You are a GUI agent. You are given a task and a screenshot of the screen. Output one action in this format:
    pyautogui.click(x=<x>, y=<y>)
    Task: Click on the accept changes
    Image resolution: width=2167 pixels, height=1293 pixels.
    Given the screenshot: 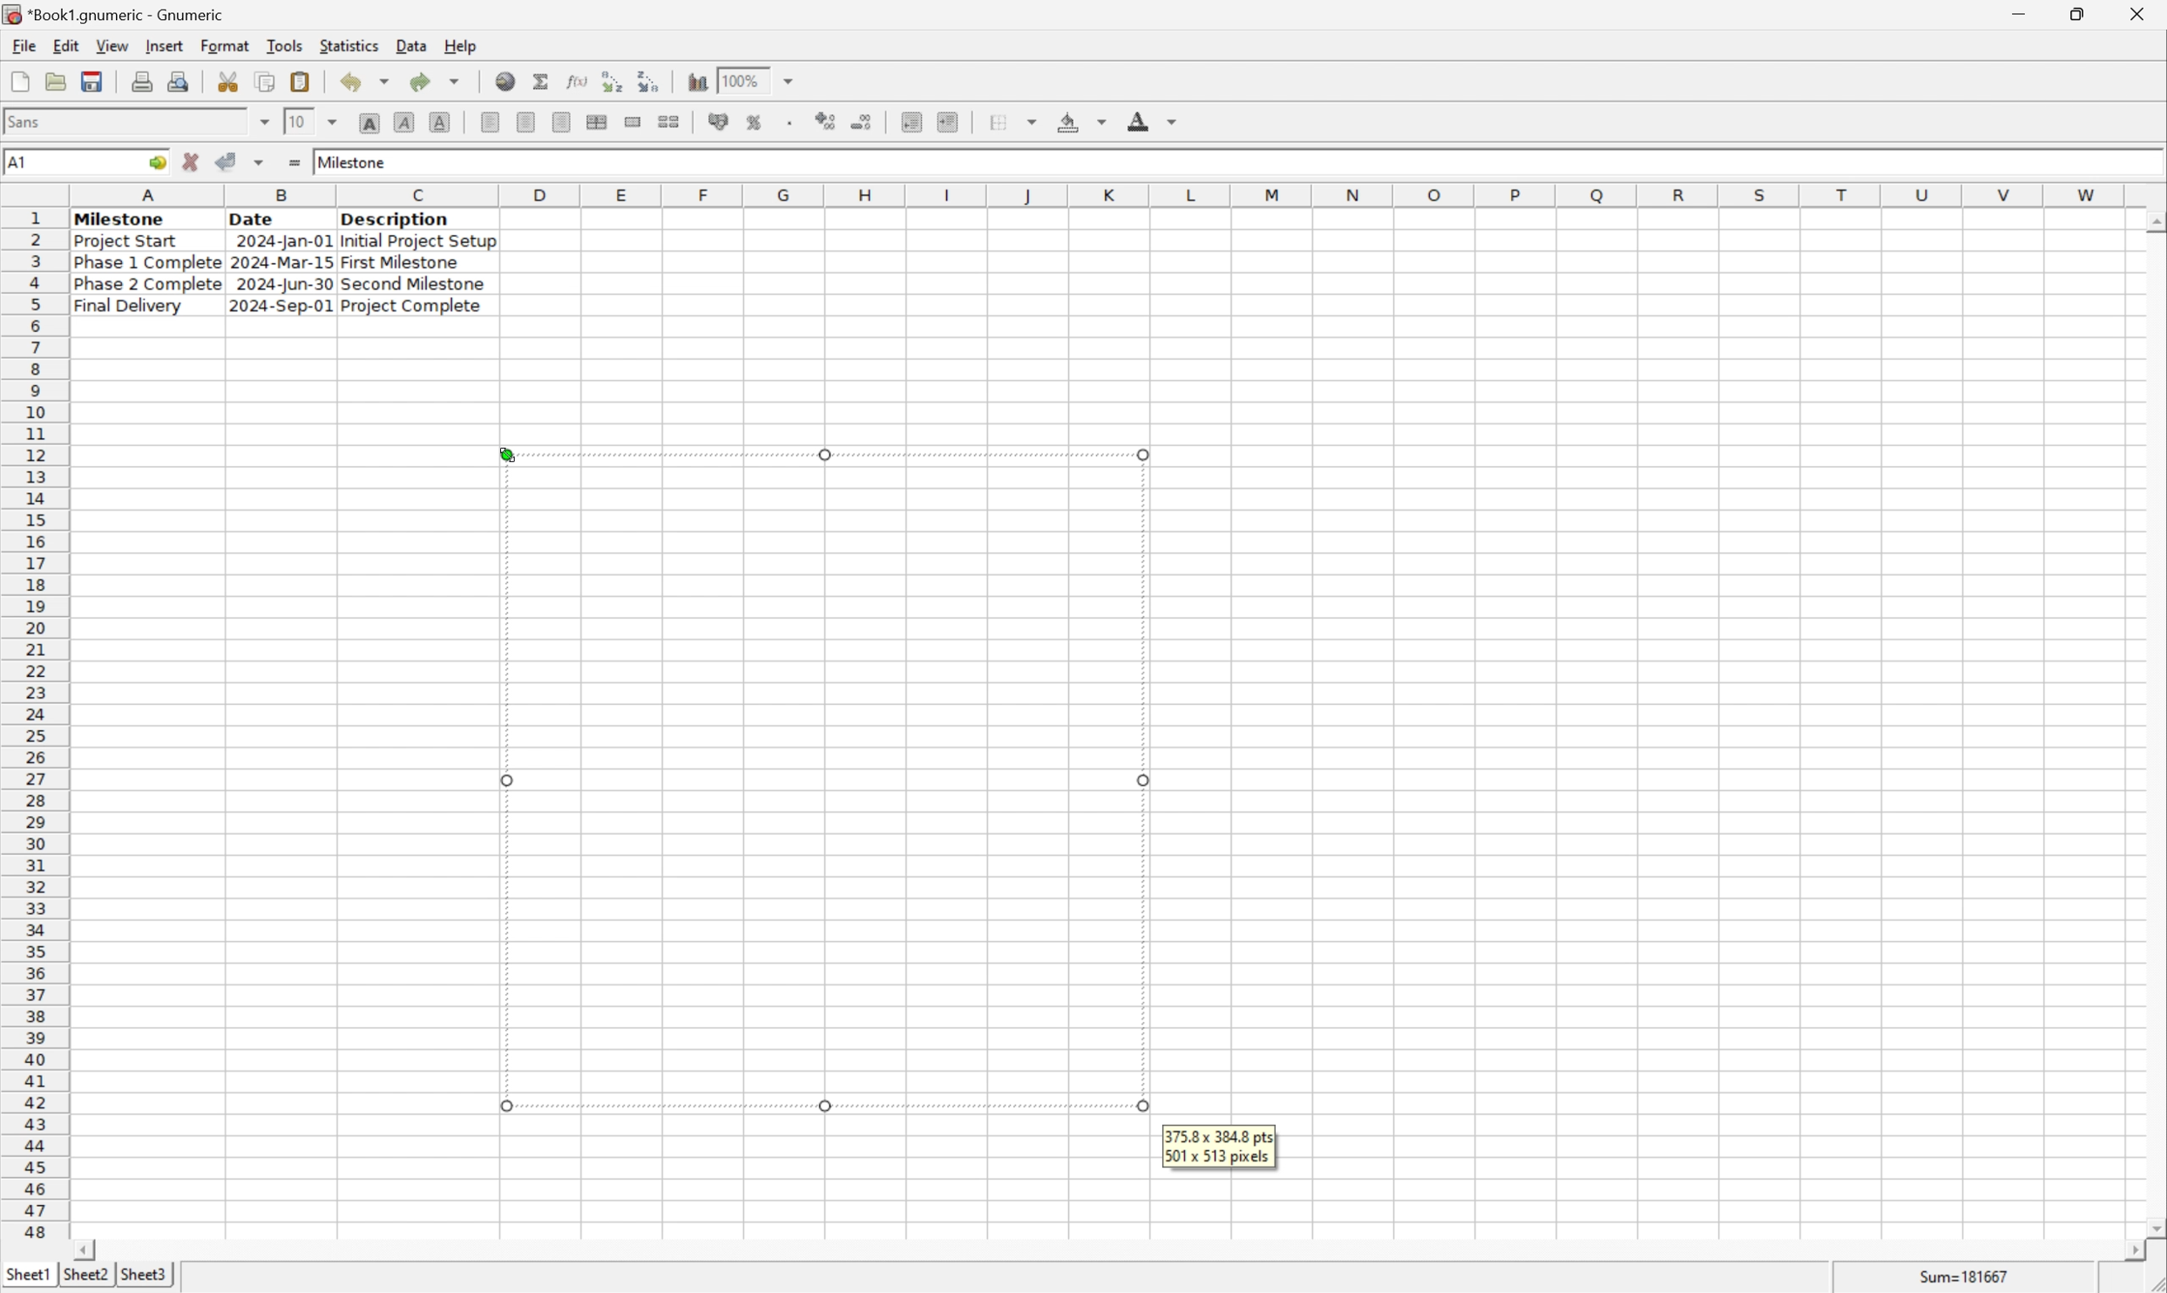 What is the action you would take?
    pyautogui.click(x=232, y=160)
    